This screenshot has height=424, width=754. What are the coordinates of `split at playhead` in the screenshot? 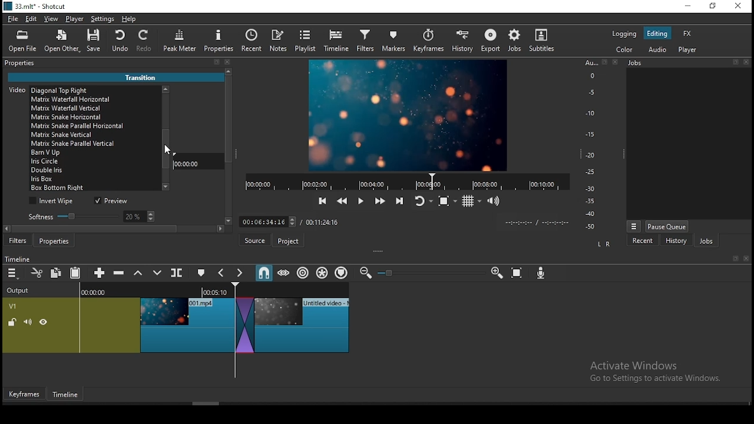 It's located at (255, 42).